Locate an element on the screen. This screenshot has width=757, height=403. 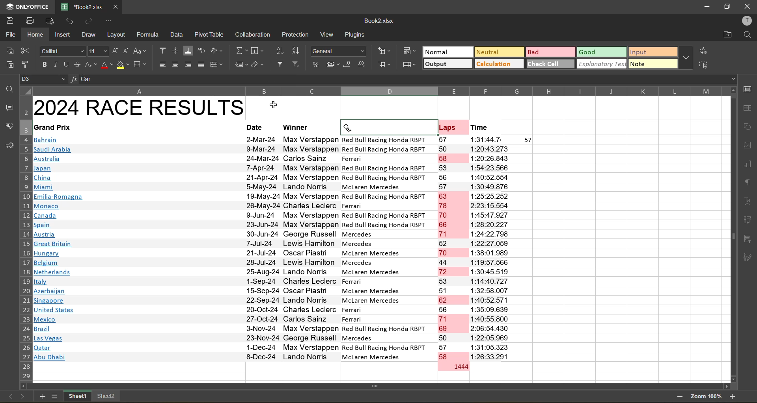
formula is located at coordinates (149, 36).